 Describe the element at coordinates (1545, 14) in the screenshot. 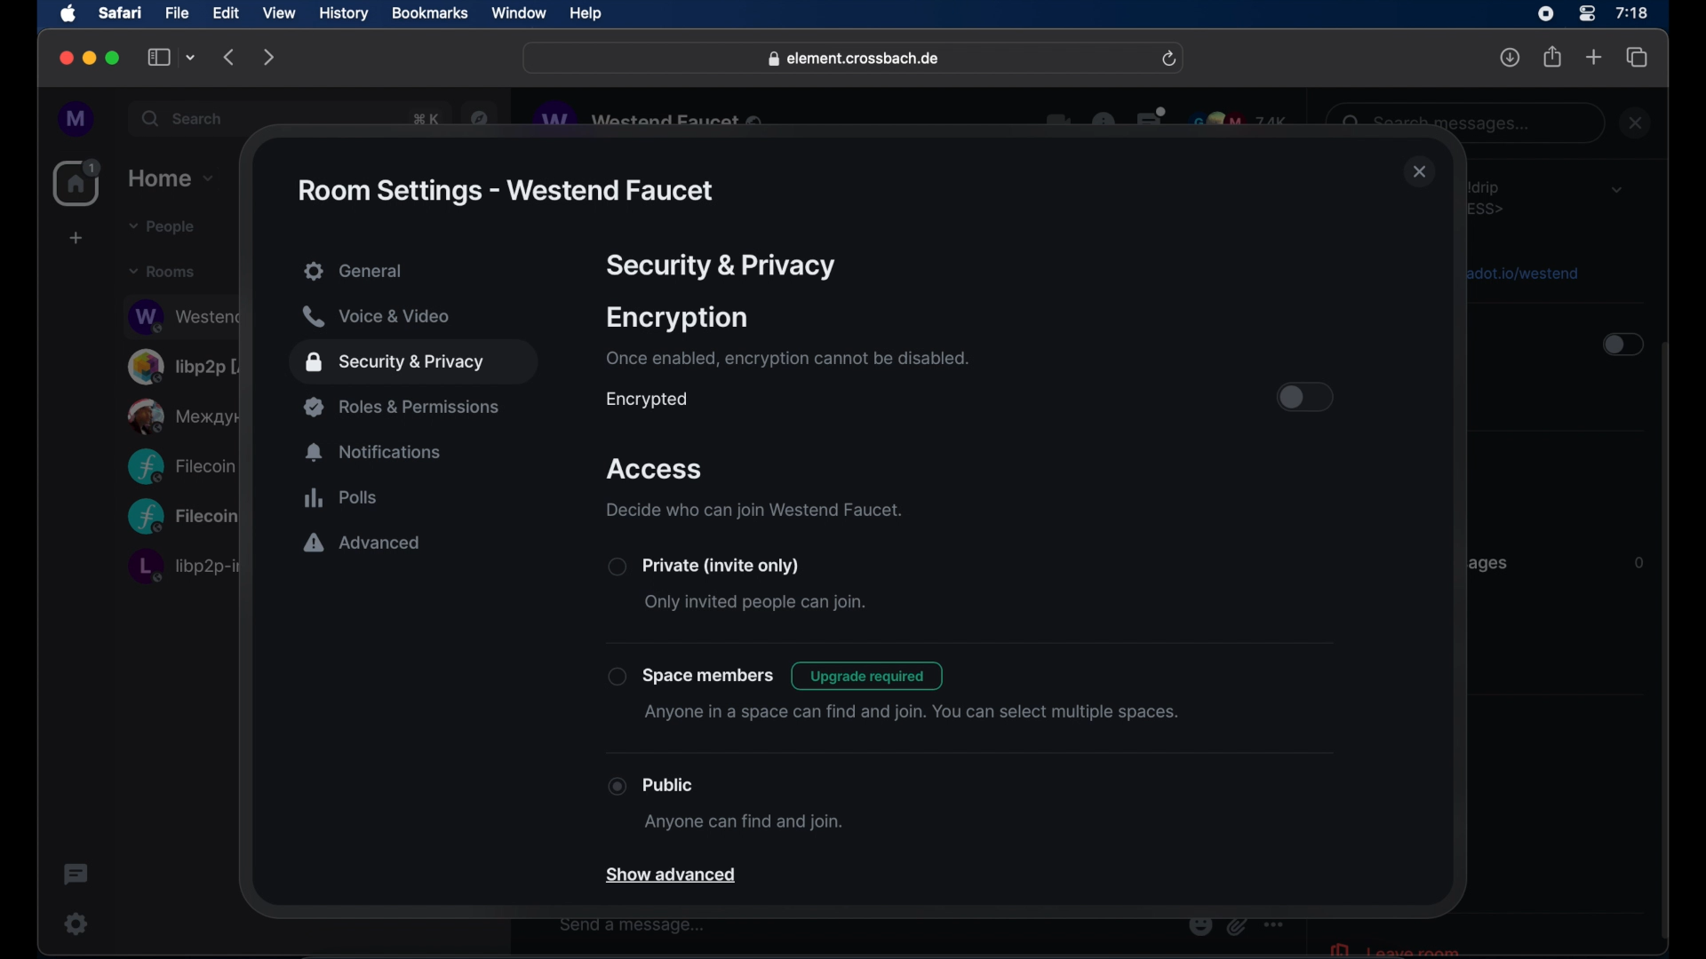

I see `screen recorder icon` at that location.